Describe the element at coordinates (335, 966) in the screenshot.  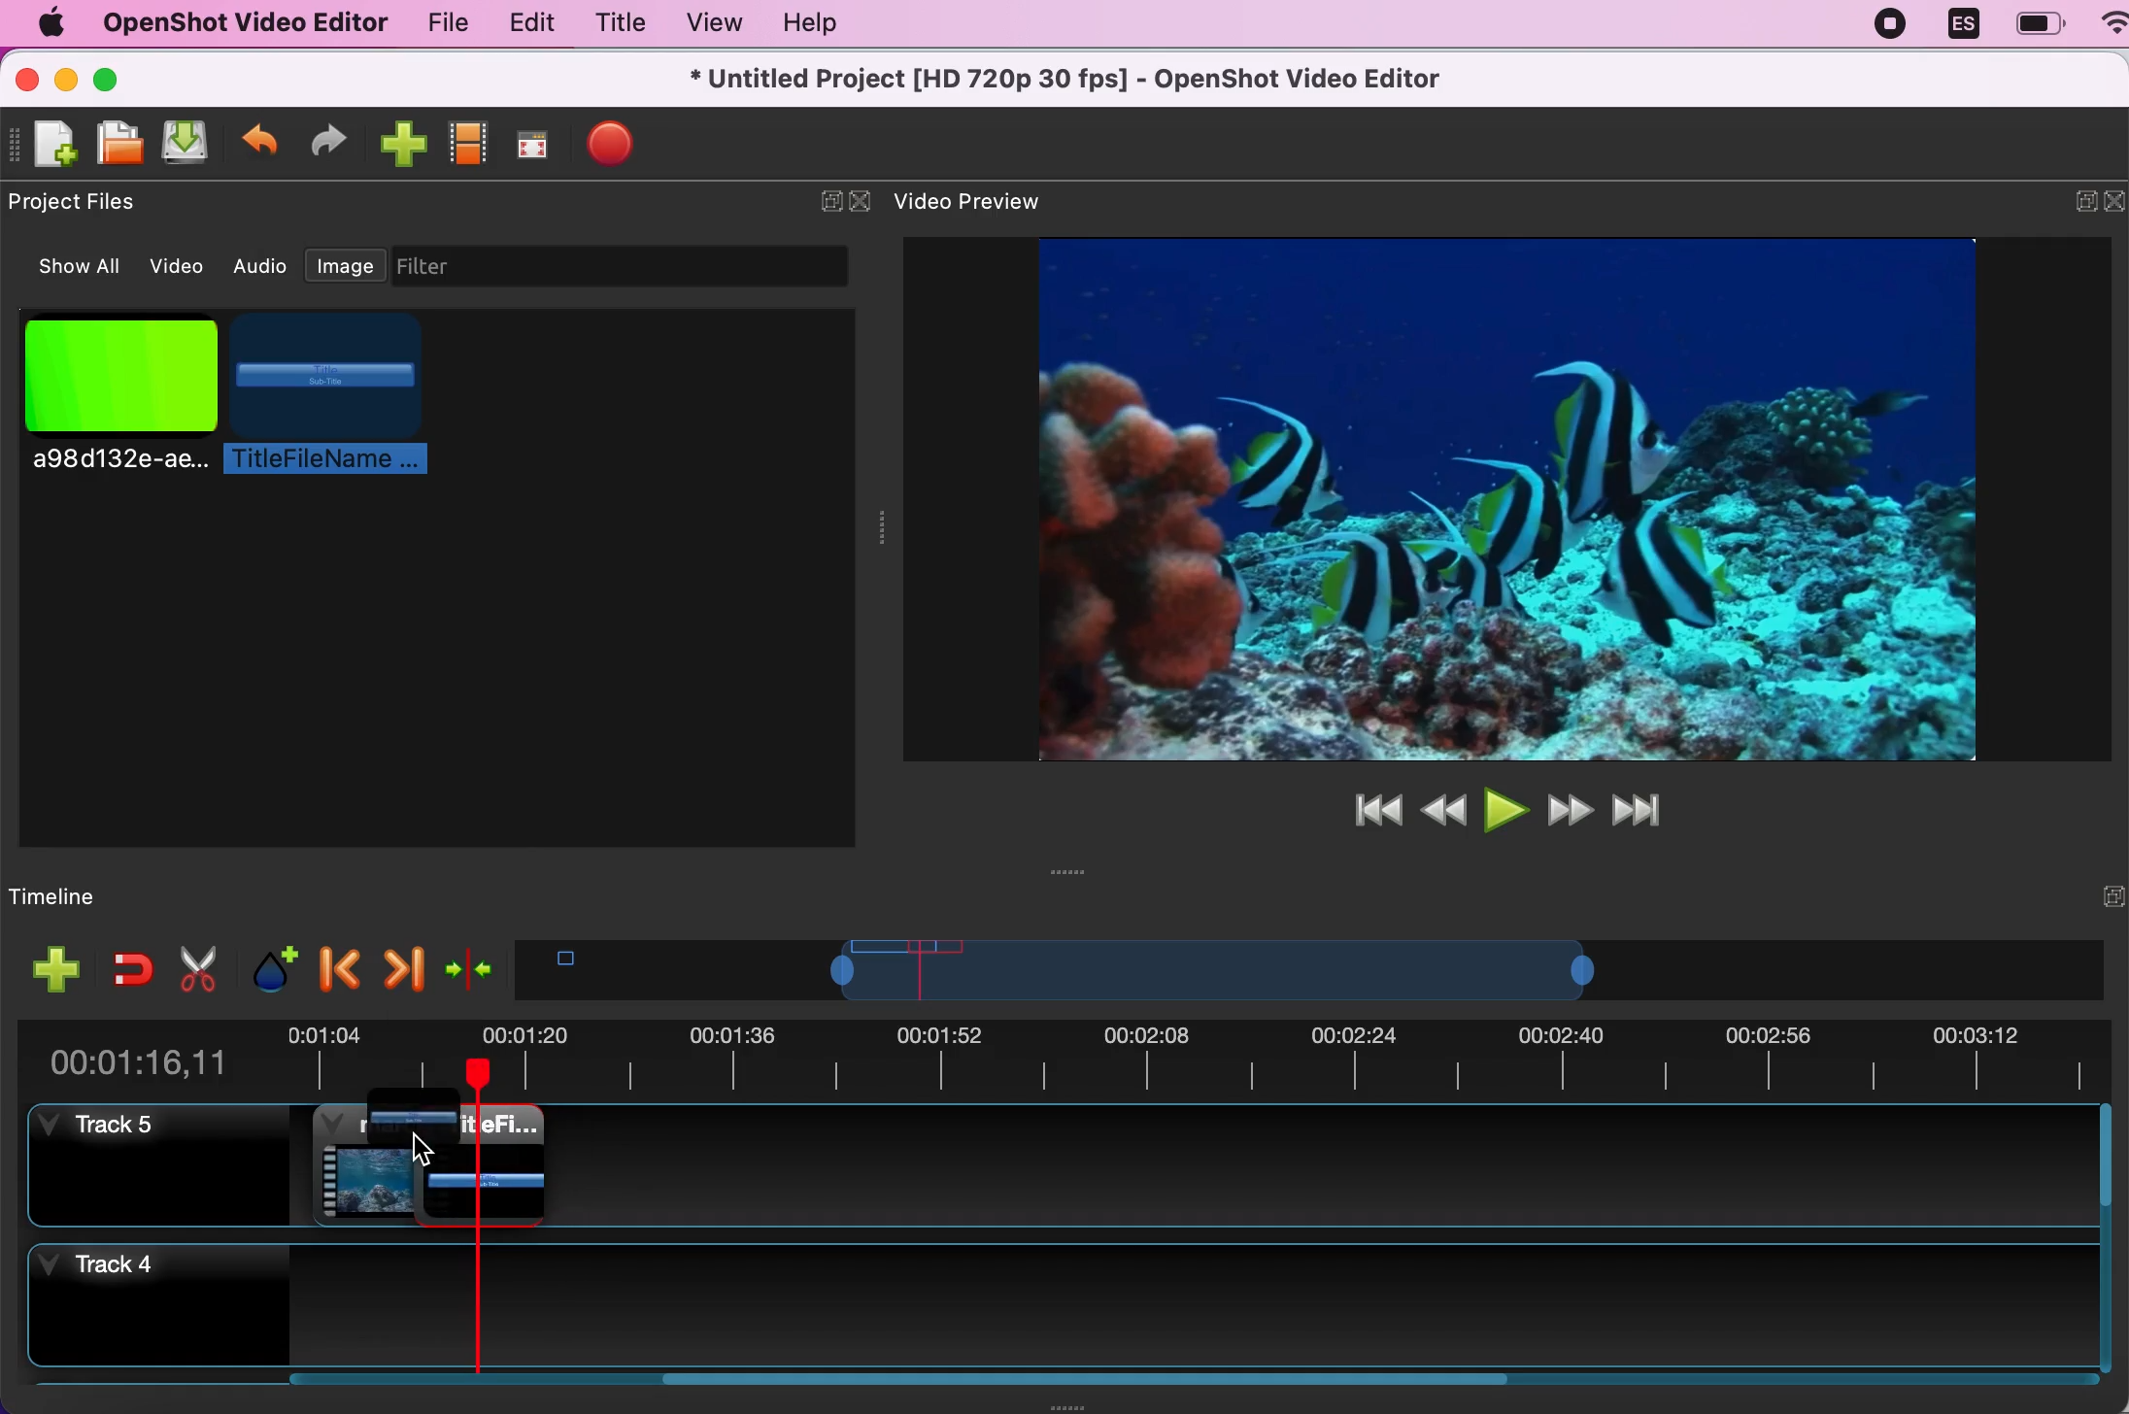
I see `previous marker` at that location.